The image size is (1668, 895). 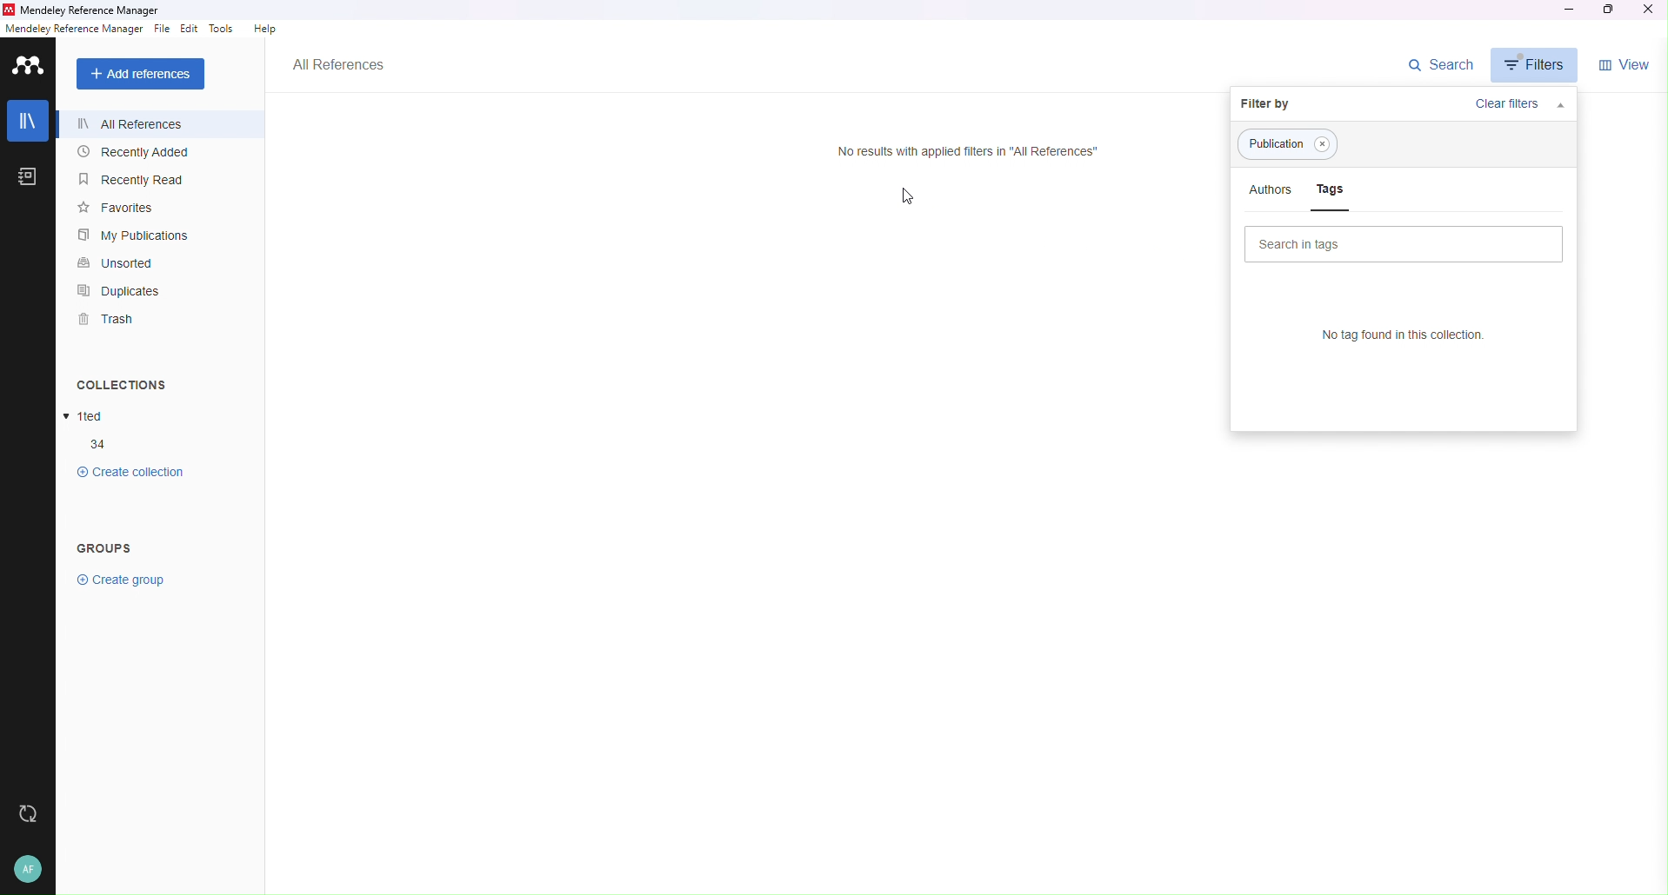 What do you see at coordinates (30, 63) in the screenshot?
I see `Mendeley` at bounding box center [30, 63].